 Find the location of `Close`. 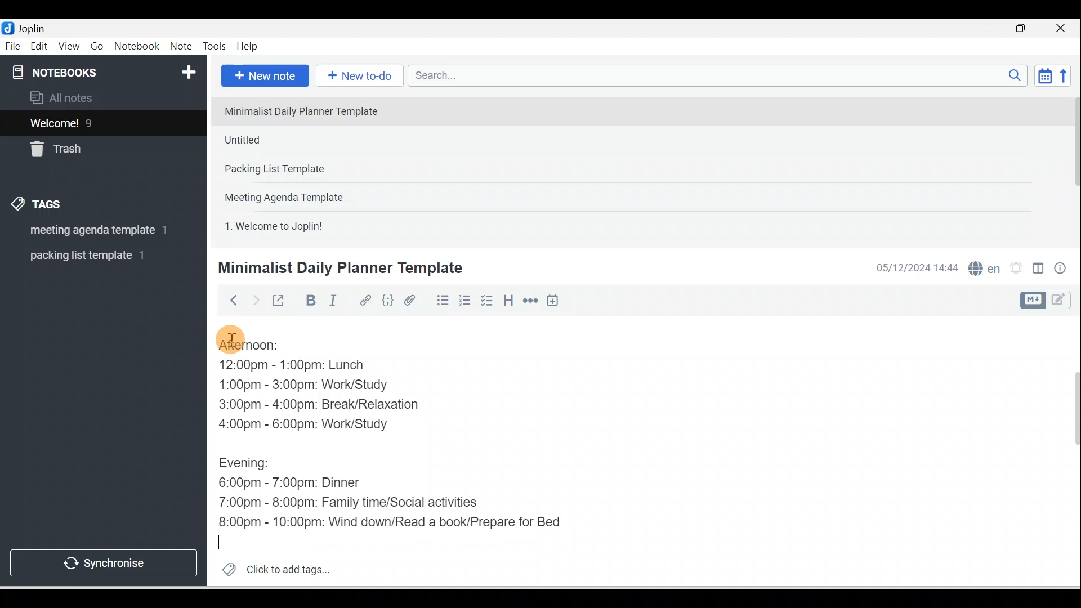

Close is located at coordinates (1064, 28).